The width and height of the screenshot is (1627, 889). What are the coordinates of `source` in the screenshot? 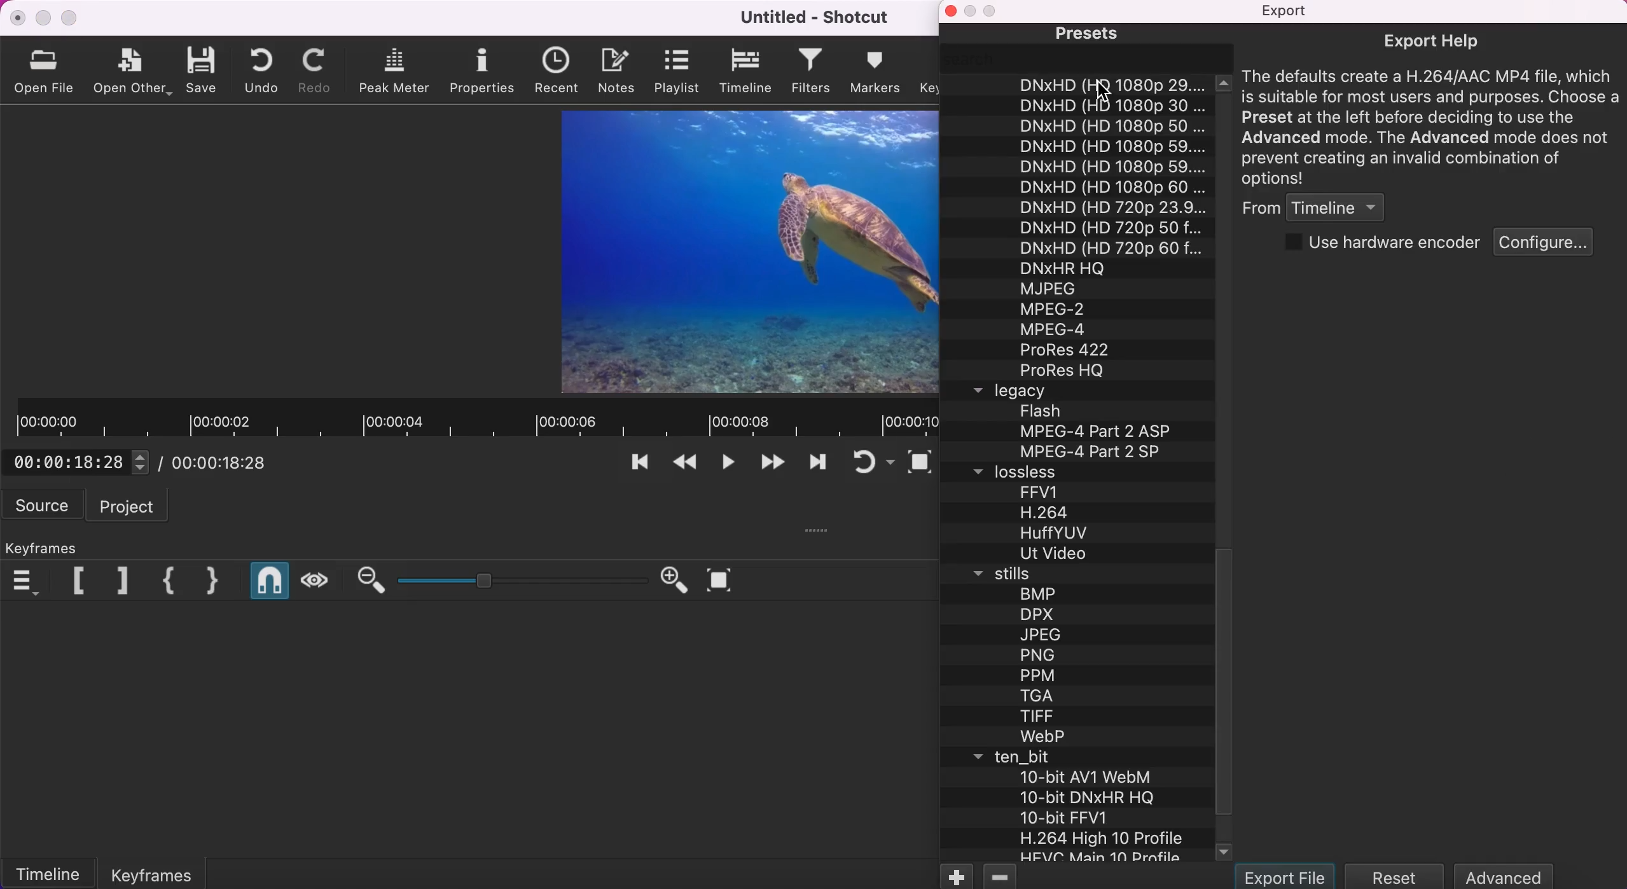 It's located at (43, 506).